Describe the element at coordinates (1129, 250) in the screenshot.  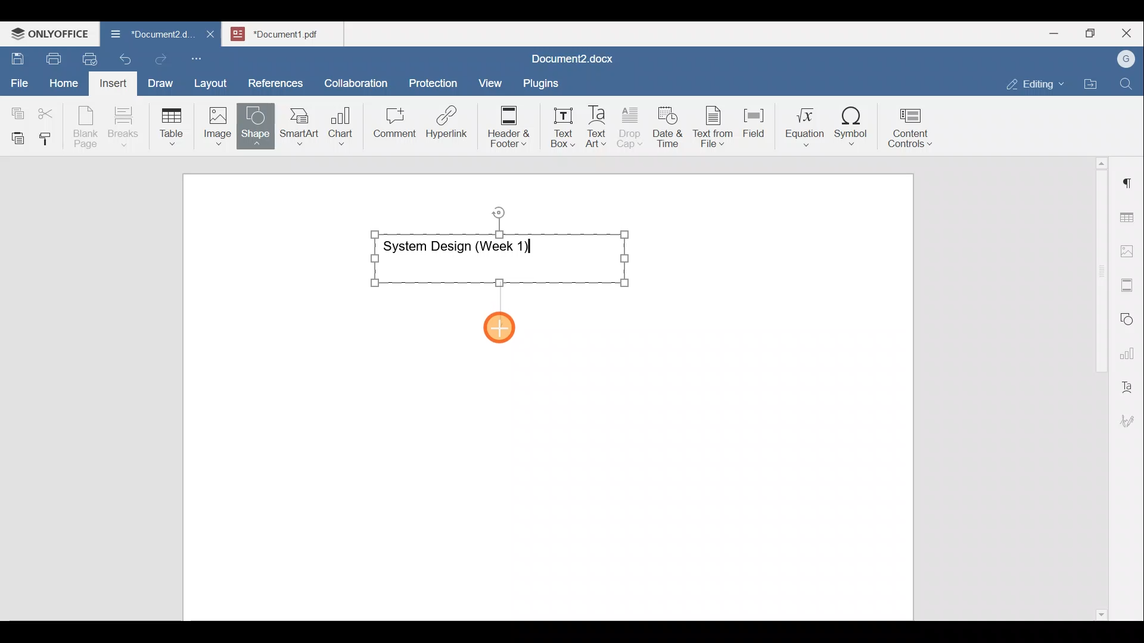
I see `Image settings` at that location.